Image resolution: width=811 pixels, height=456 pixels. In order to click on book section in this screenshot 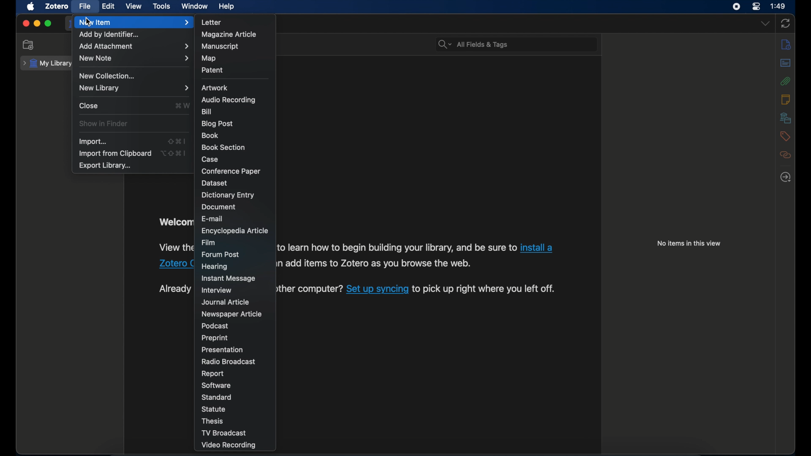, I will do `click(223, 148)`.